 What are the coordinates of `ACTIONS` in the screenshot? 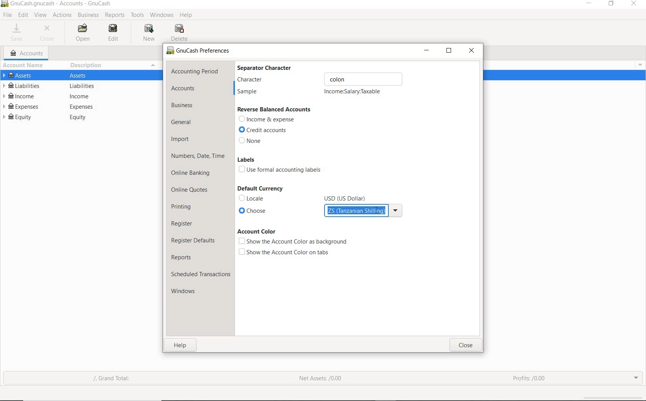 It's located at (62, 15).